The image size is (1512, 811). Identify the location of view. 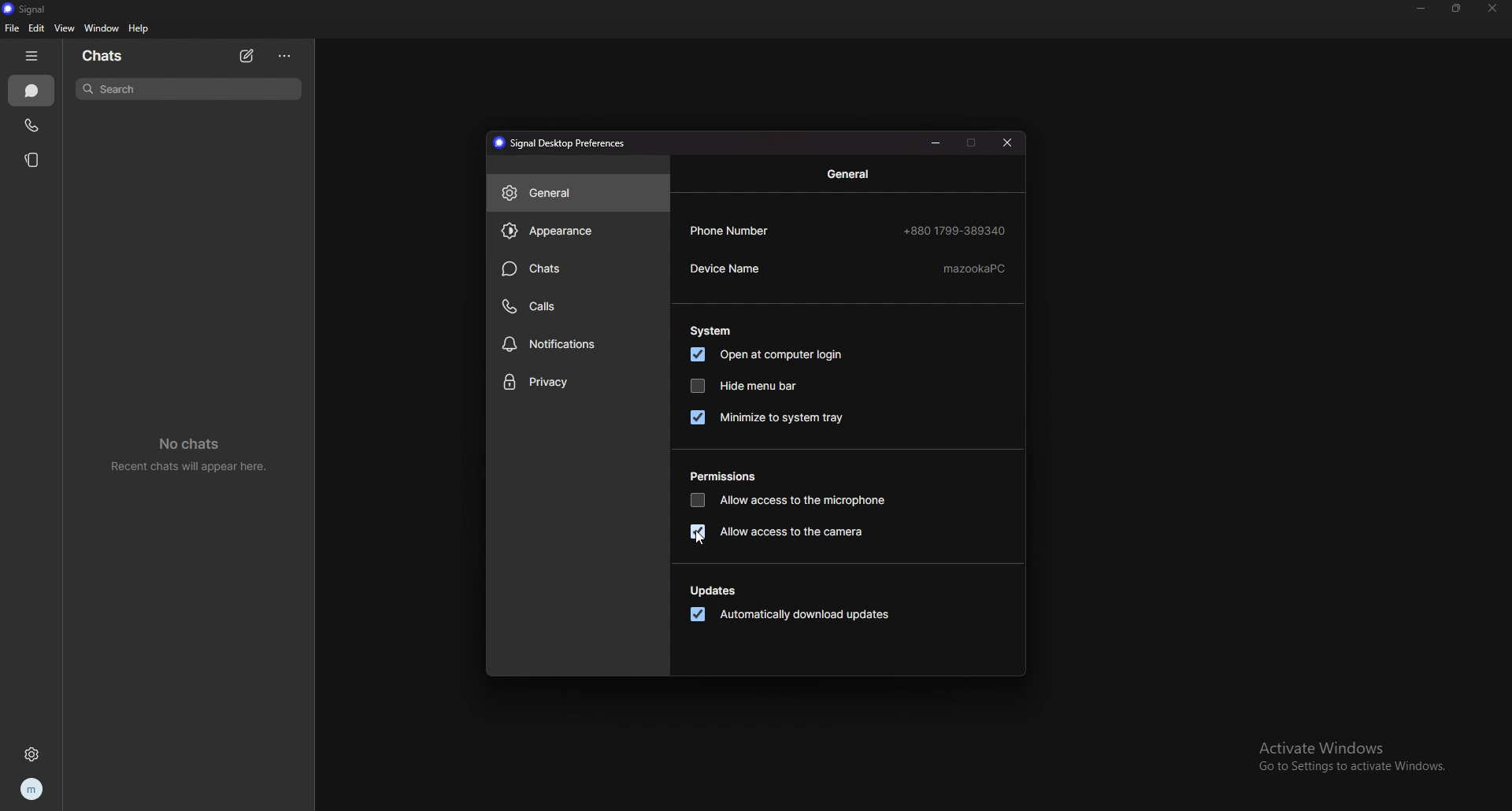
(64, 28).